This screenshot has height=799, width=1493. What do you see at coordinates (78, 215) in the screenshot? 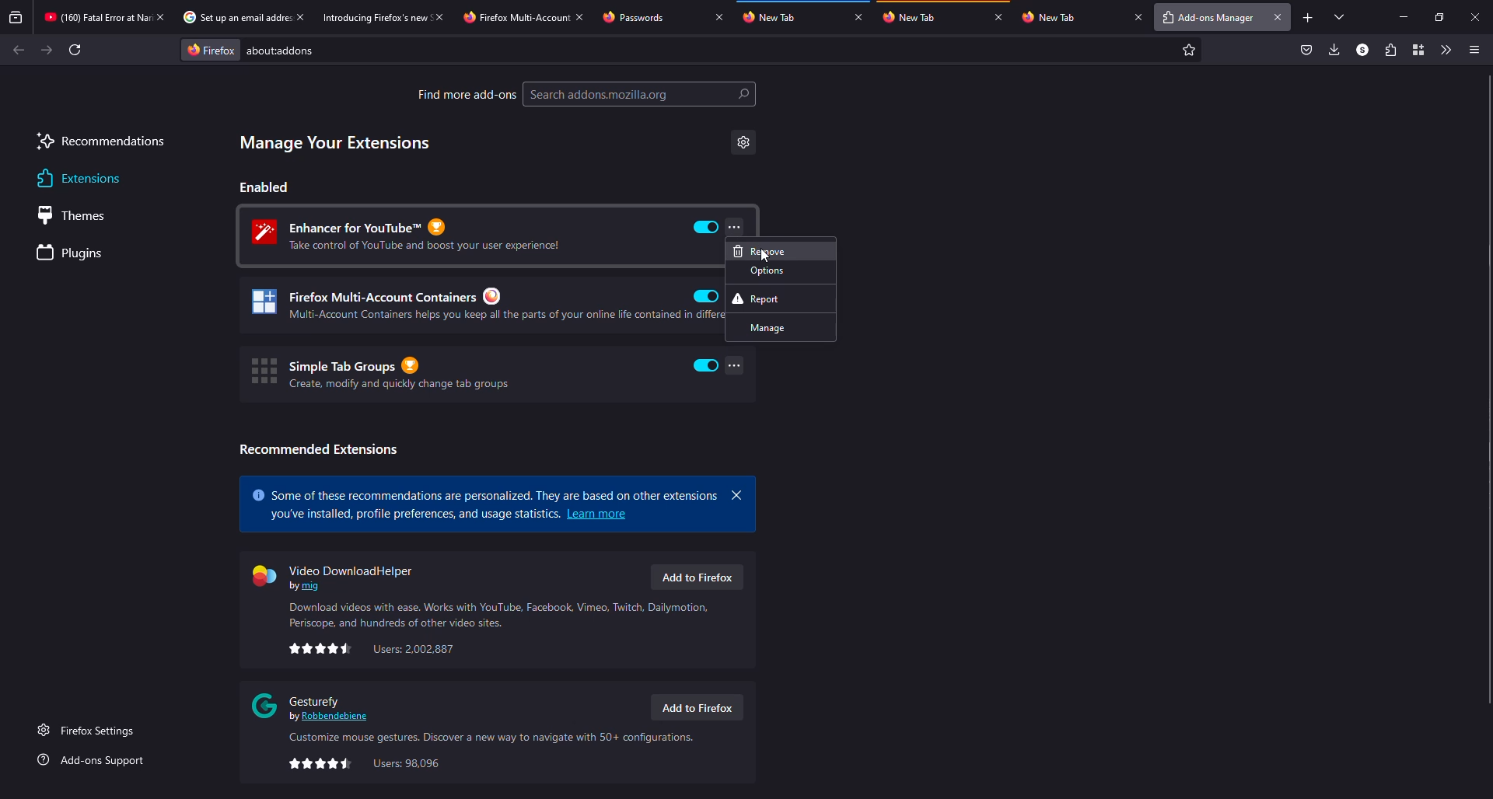
I see `themes` at bounding box center [78, 215].